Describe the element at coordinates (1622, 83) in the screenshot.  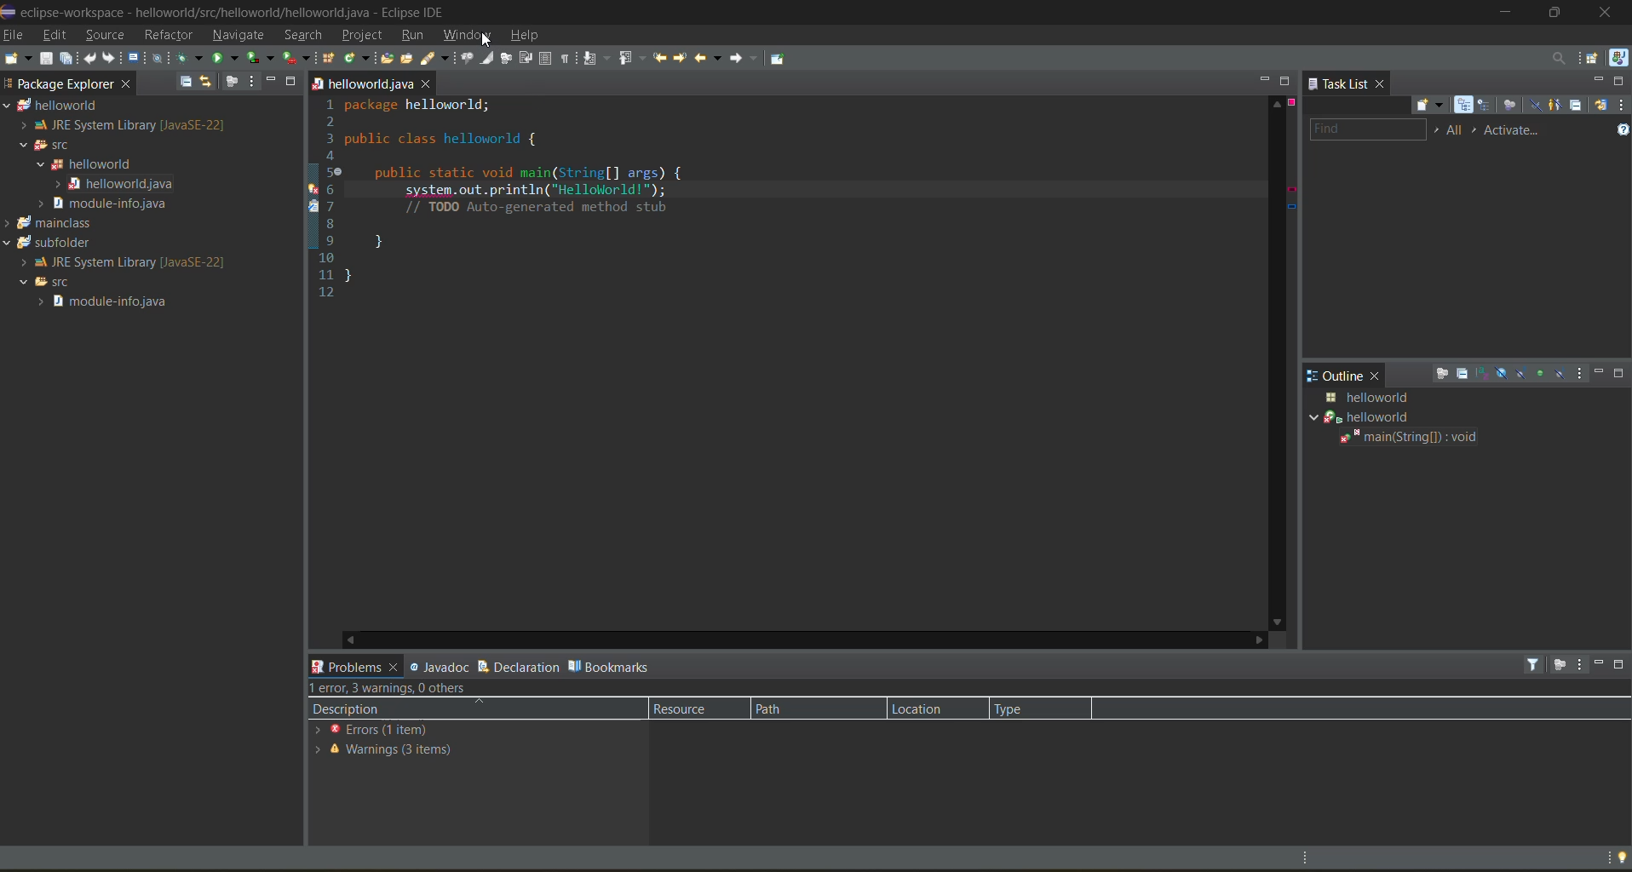
I see `maximize` at that location.